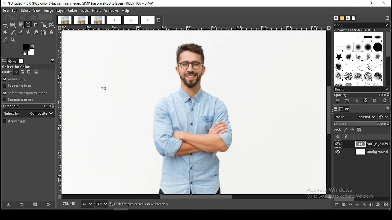 The width and height of the screenshot is (392, 220). Describe the element at coordinates (346, 137) in the screenshot. I see `link` at that location.